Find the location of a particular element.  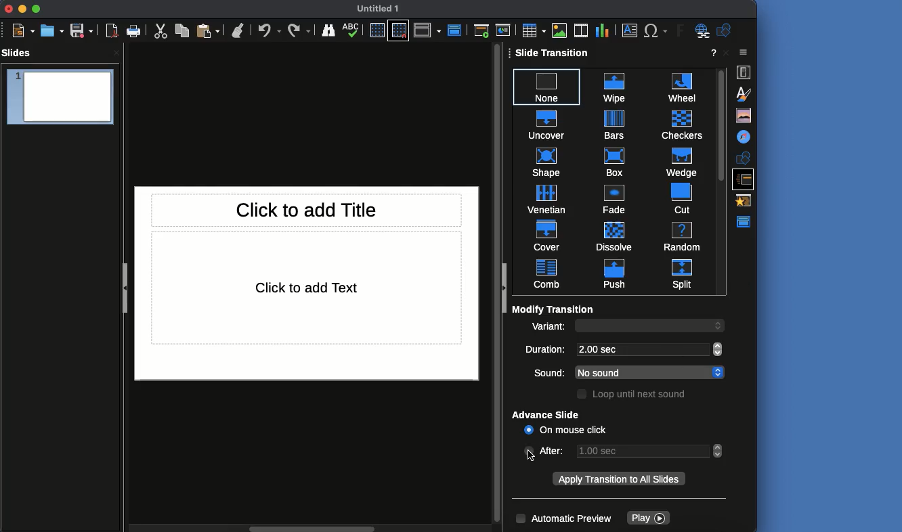

Start from current slide is located at coordinates (503, 30).